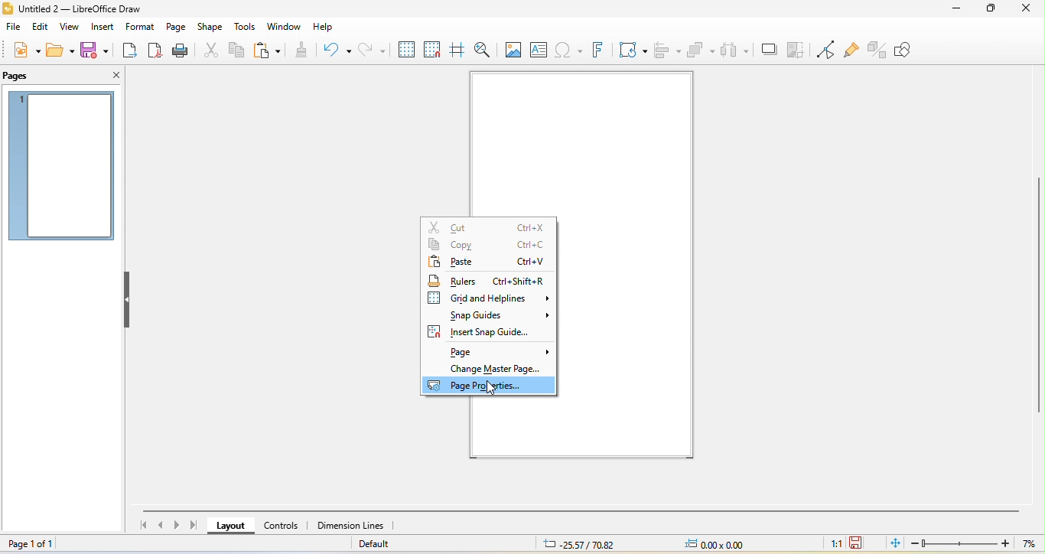  What do you see at coordinates (491, 387) in the screenshot?
I see `page properties` at bounding box center [491, 387].